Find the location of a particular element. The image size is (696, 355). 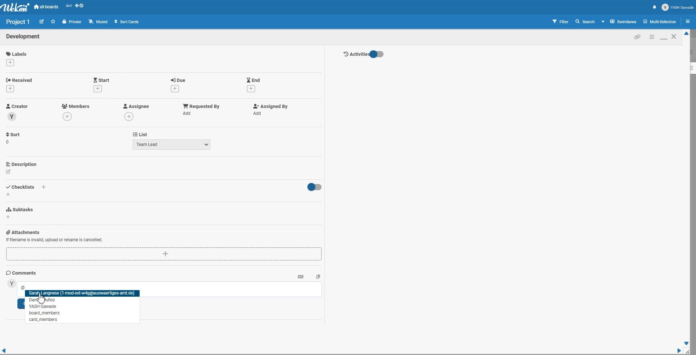

Cursor is located at coordinates (42, 298).